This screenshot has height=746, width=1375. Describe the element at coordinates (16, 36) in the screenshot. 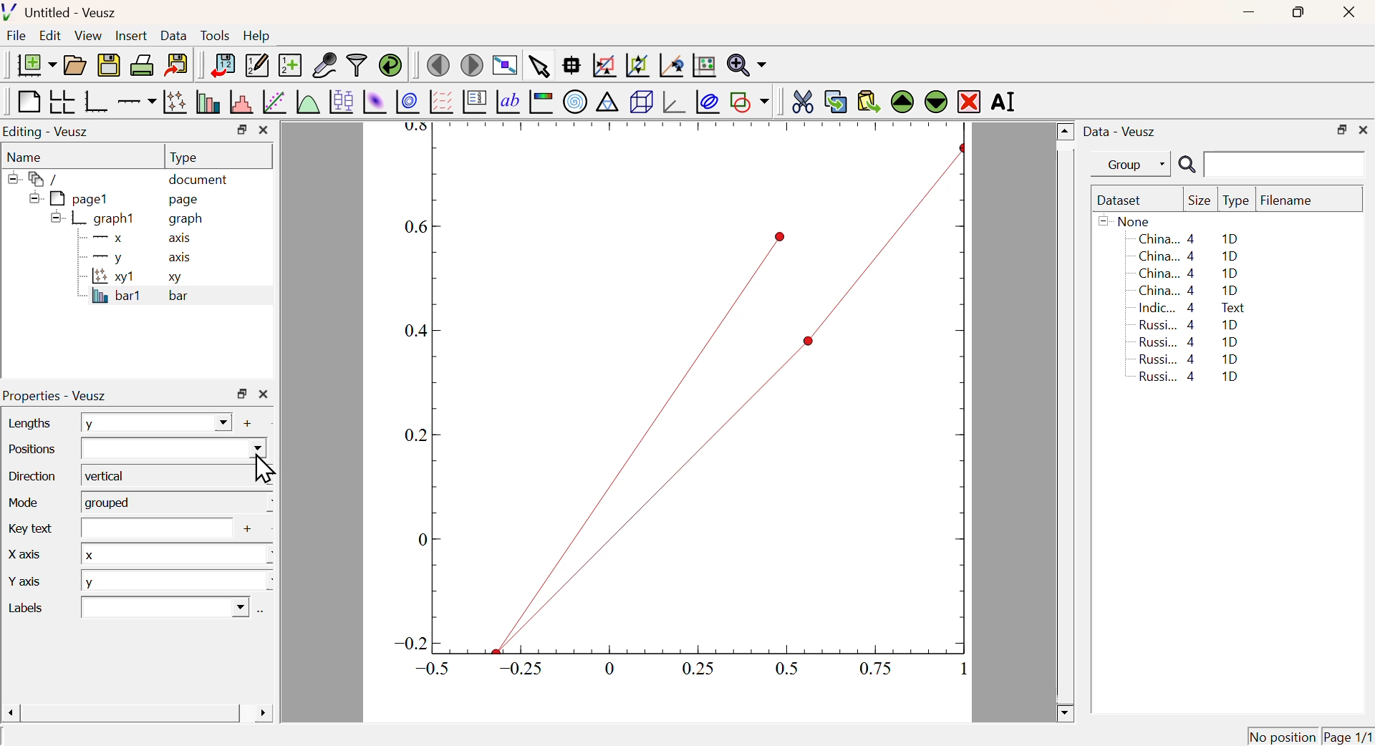

I see `File` at that location.